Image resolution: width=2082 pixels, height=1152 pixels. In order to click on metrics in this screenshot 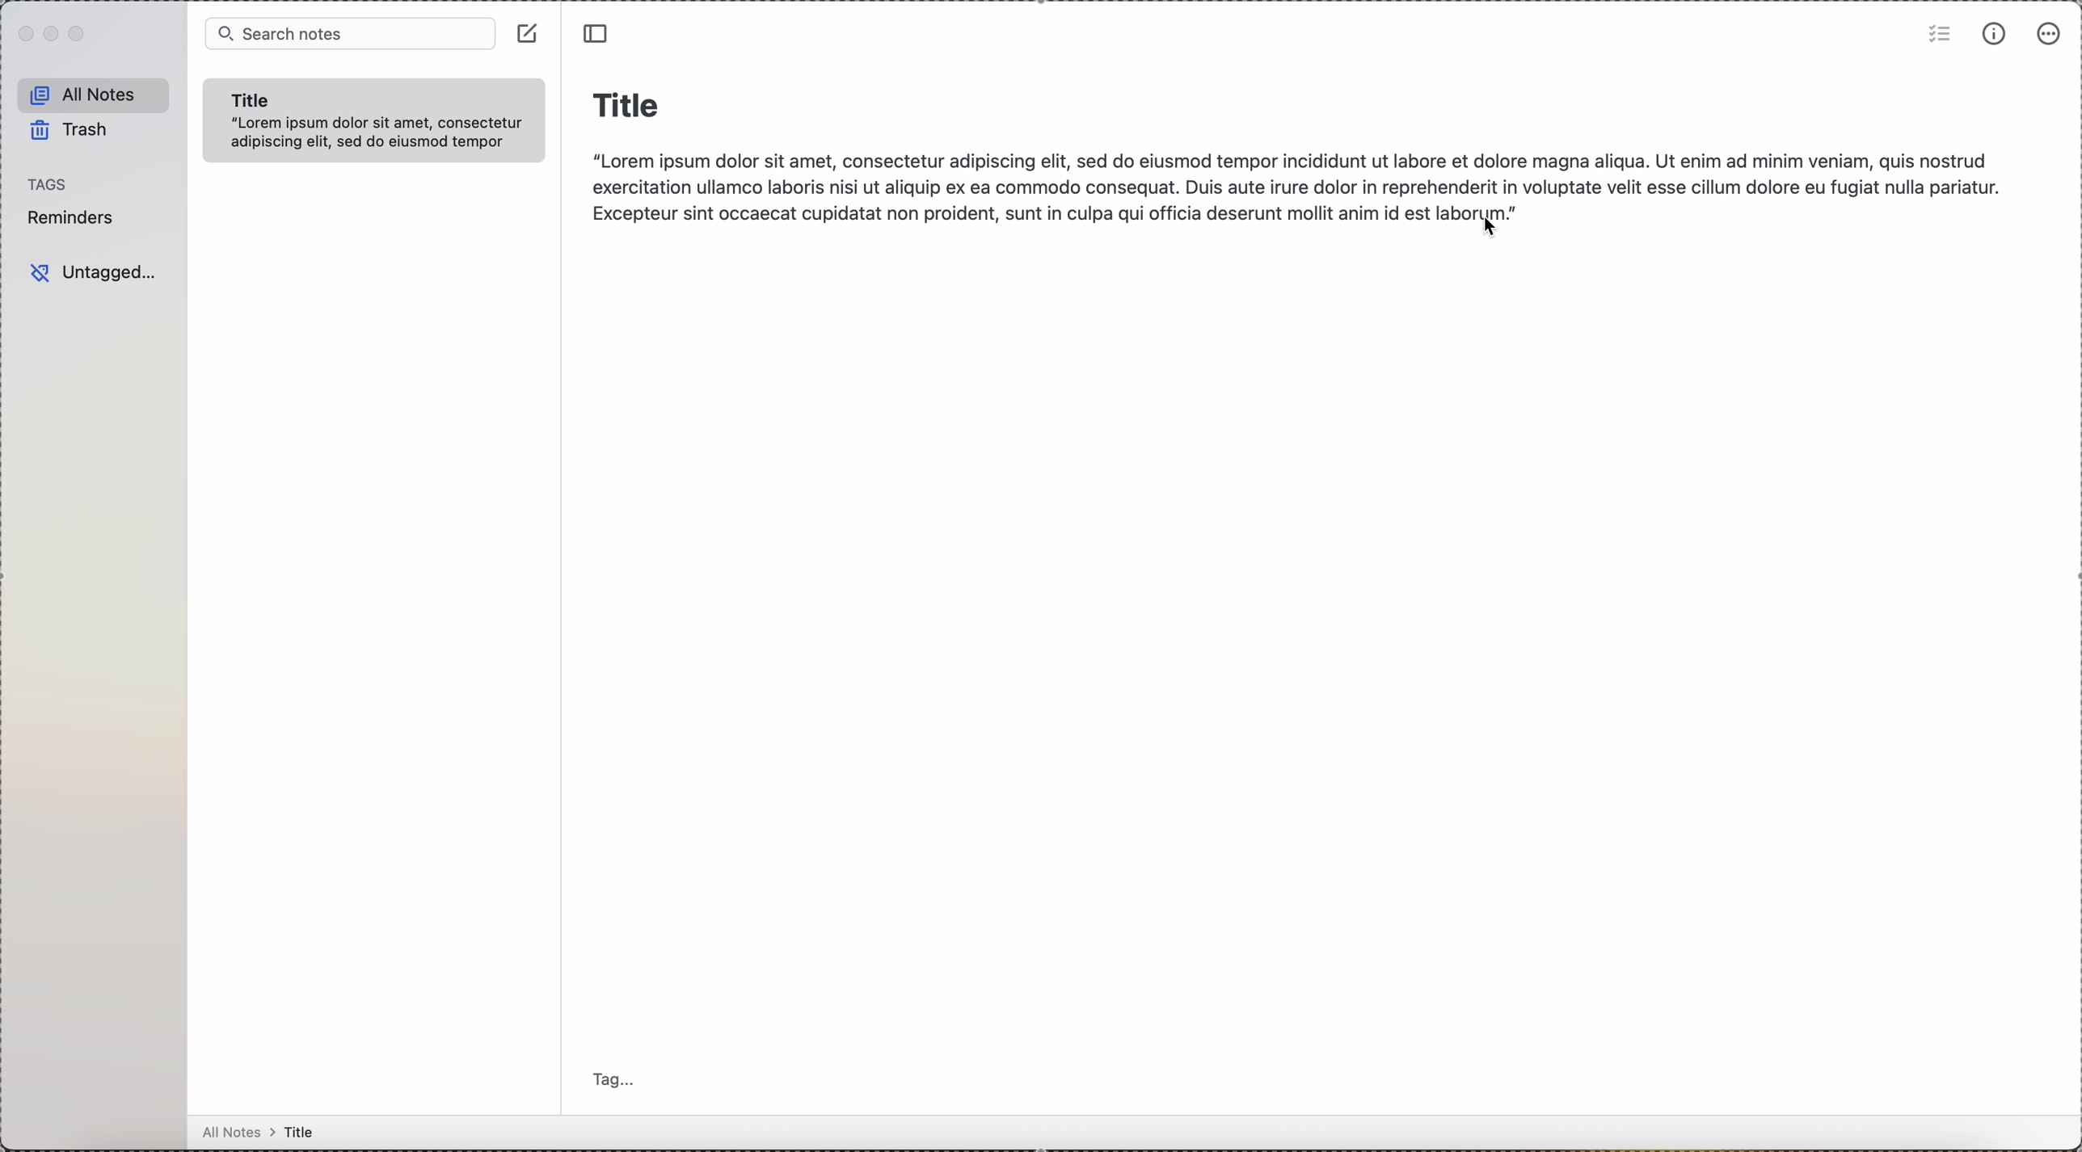, I will do `click(1995, 35)`.